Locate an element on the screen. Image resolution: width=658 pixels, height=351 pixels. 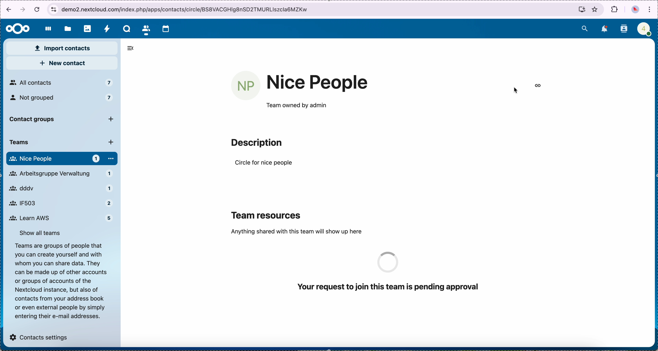
Nextcloud logo is located at coordinates (16, 28).